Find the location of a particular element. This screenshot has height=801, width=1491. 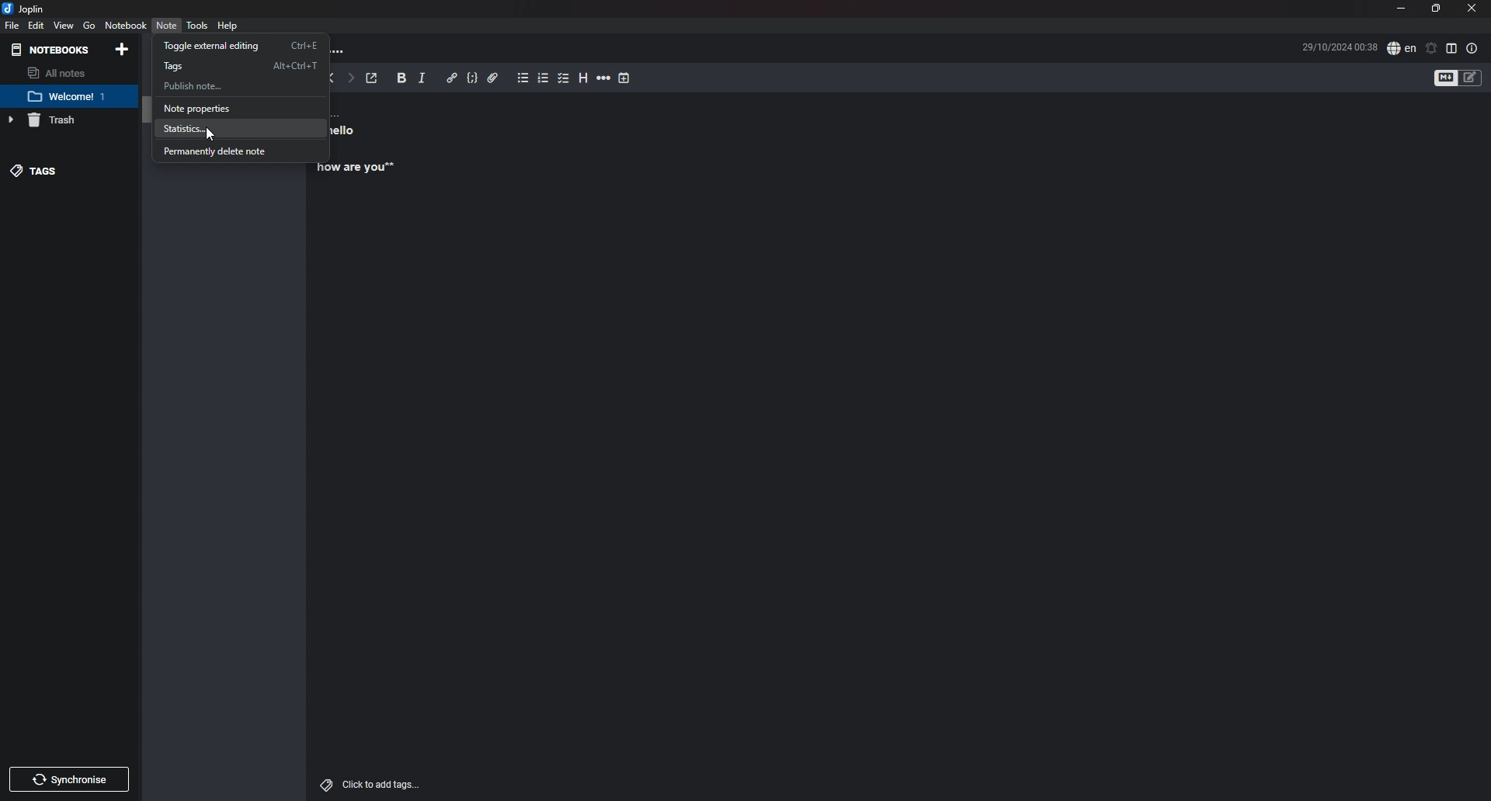

Checkbox is located at coordinates (563, 78).